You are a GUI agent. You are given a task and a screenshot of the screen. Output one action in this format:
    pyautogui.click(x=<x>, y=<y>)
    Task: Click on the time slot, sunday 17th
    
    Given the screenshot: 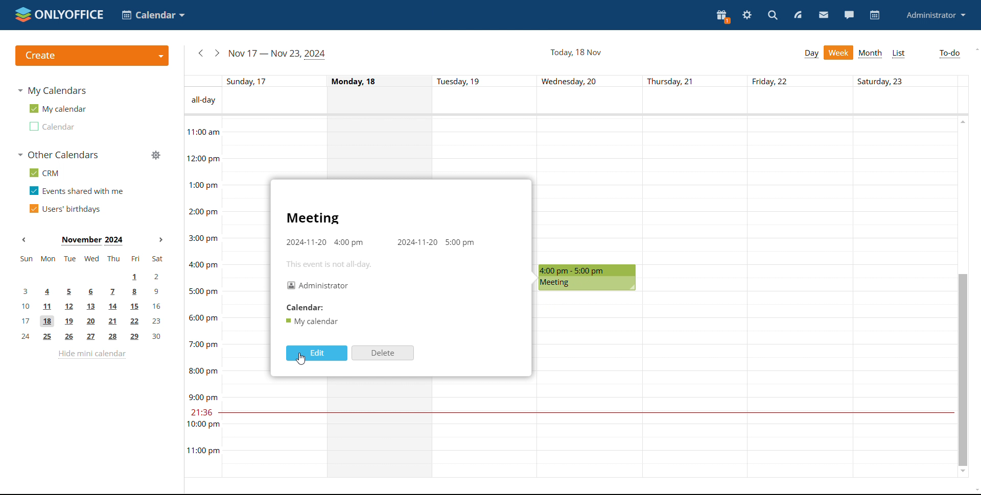 What is the action you would take?
    pyautogui.click(x=297, y=147)
    